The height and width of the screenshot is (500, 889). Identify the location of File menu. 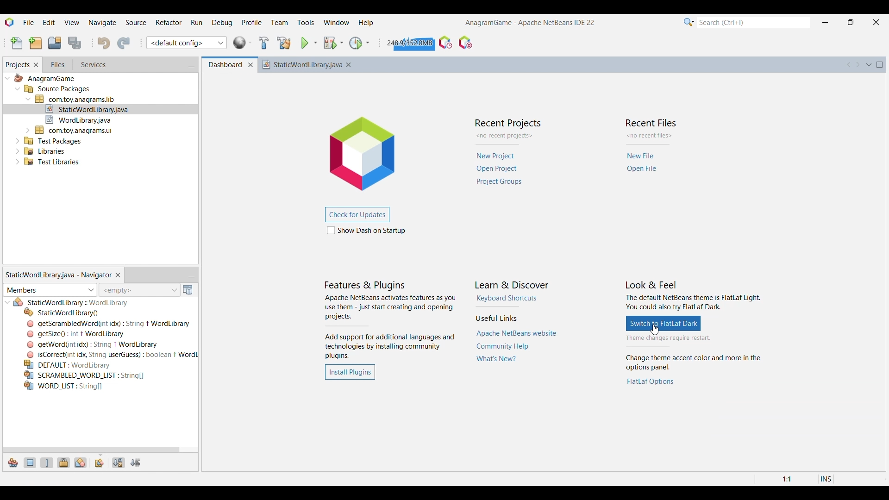
(29, 22).